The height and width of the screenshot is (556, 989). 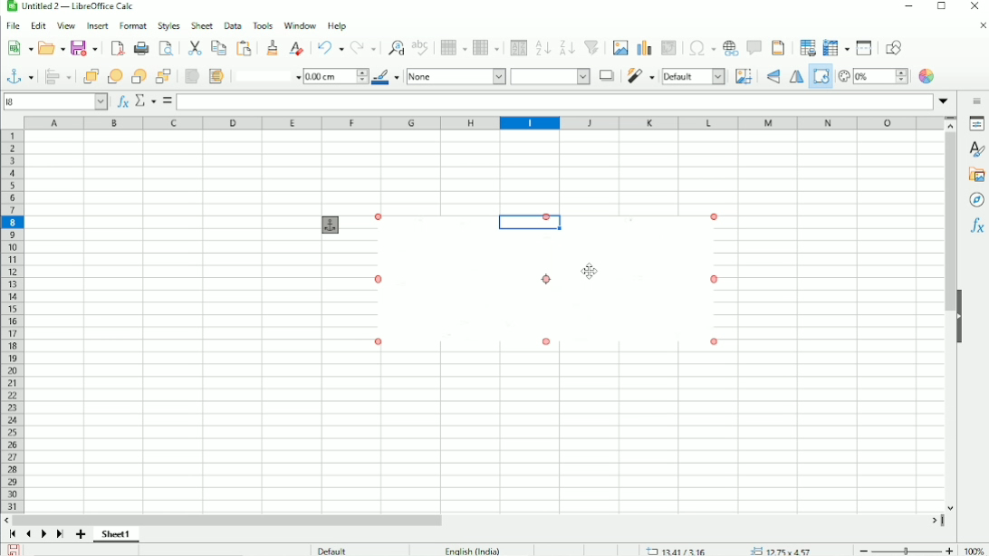 What do you see at coordinates (873, 77) in the screenshot?
I see `Transparency` at bounding box center [873, 77].